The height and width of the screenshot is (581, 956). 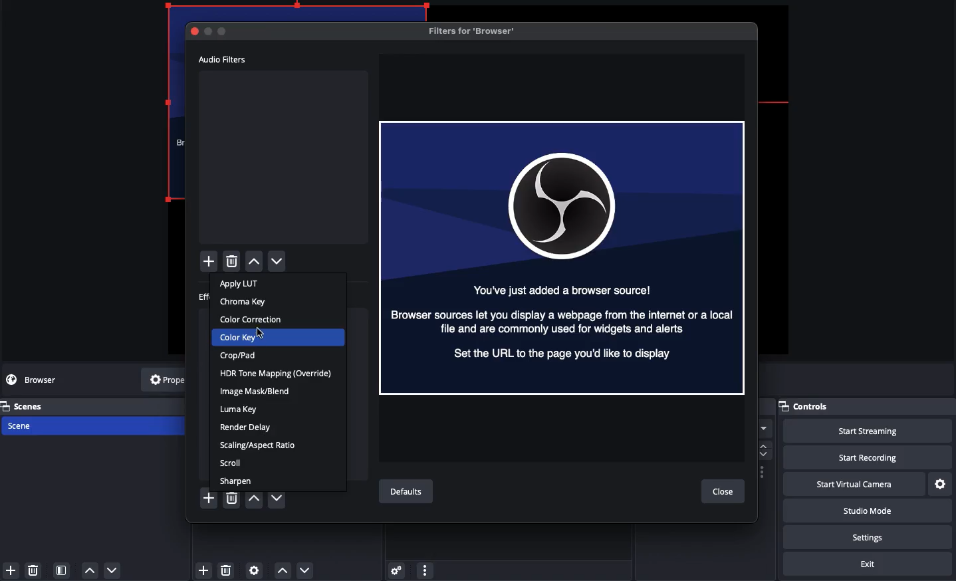 I want to click on Color correction, so click(x=253, y=320).